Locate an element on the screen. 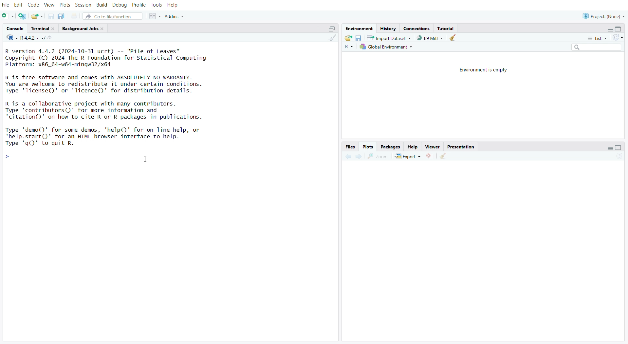  Global Environment is located at coordinates (387, 47).